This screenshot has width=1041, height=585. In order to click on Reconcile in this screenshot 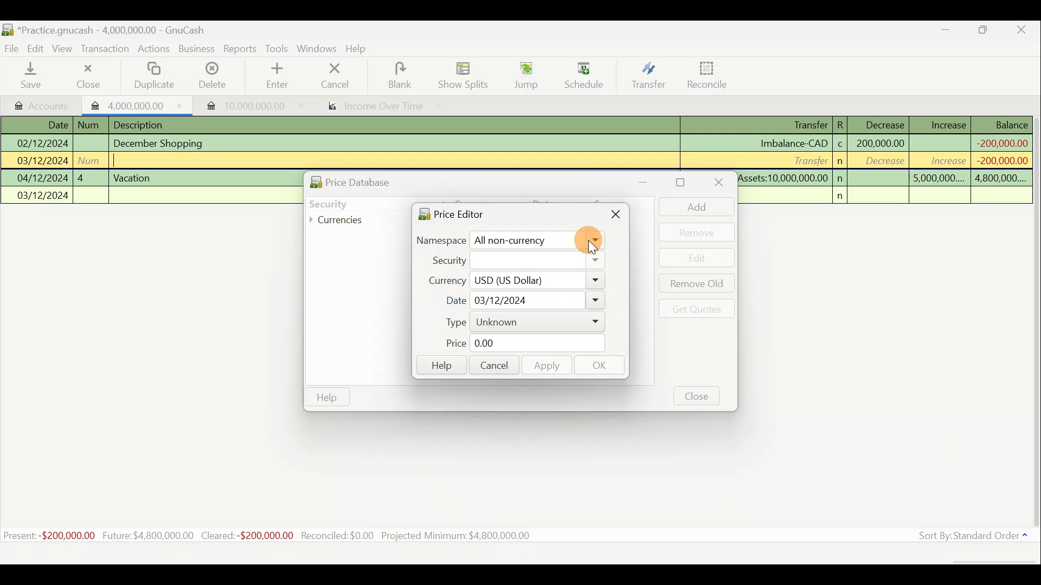, I will do `click(703, 75)`.